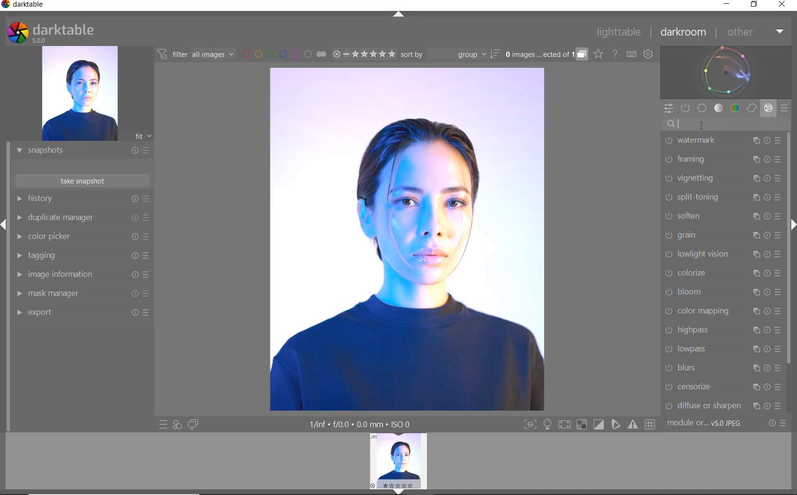 This screenshot has width=797, height=495. What do you see at coordinates (722, 386) in the screenshot?
I see `CENSORIZE` at bounding box center [722, 386].